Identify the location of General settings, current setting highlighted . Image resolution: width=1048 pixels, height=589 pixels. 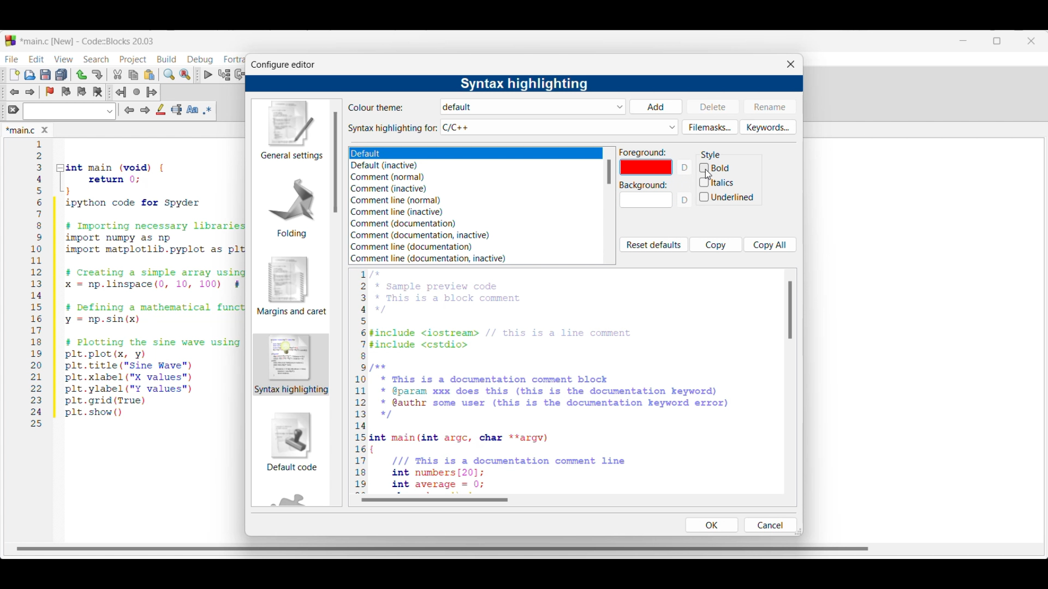
(290, 131).